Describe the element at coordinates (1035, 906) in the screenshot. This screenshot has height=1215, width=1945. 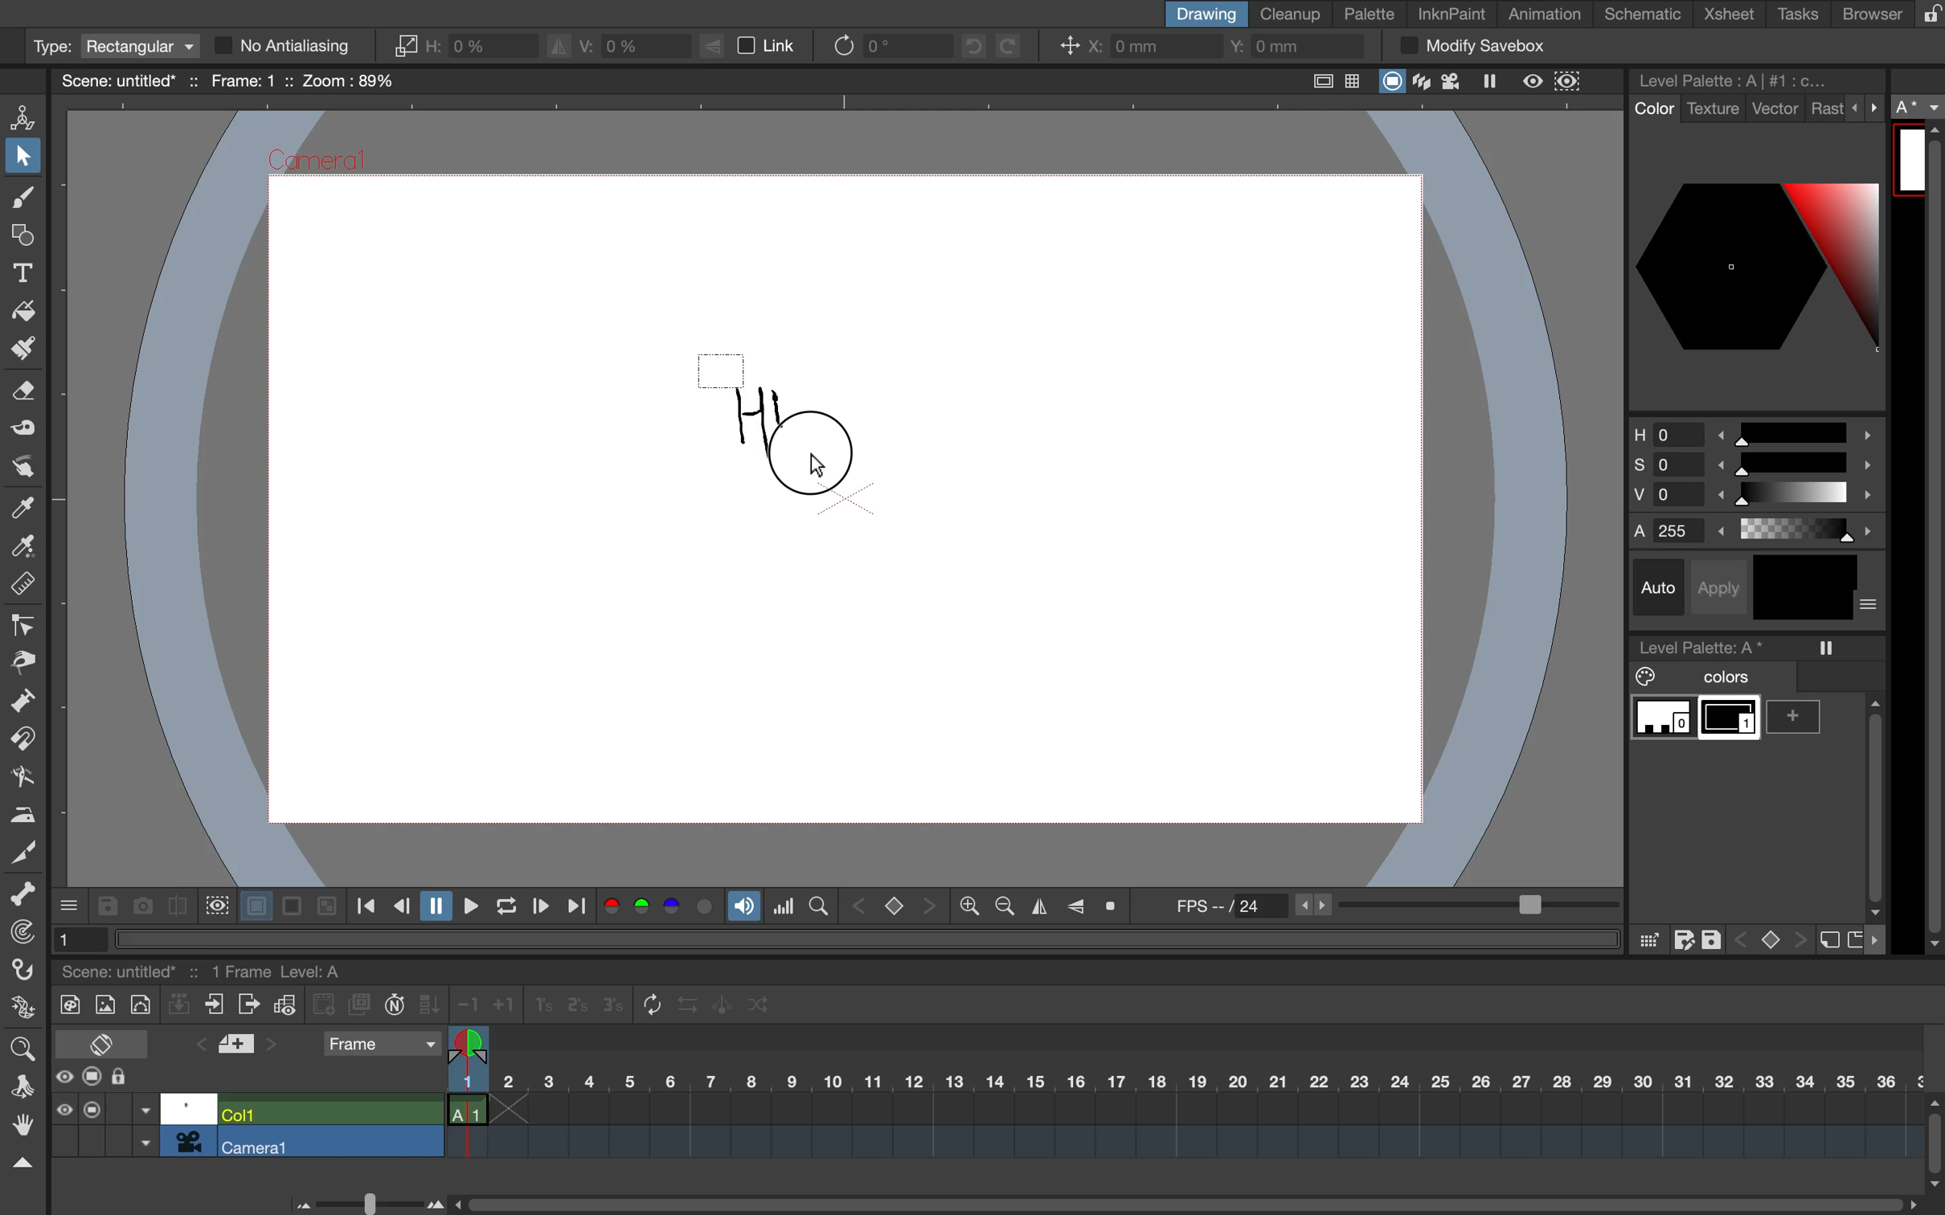
I see `flip horizontally` at that location.